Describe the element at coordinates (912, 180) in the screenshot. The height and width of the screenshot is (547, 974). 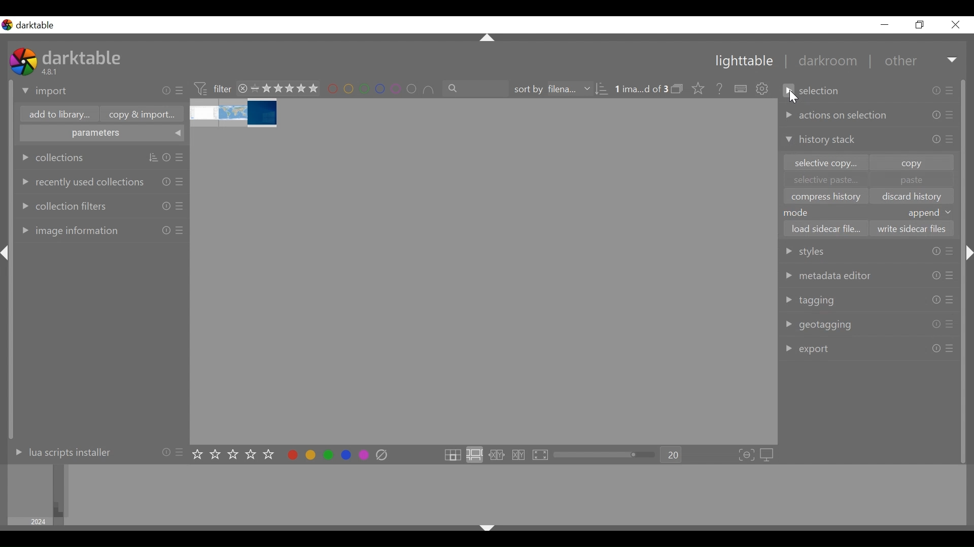
I see `paste` at that location.